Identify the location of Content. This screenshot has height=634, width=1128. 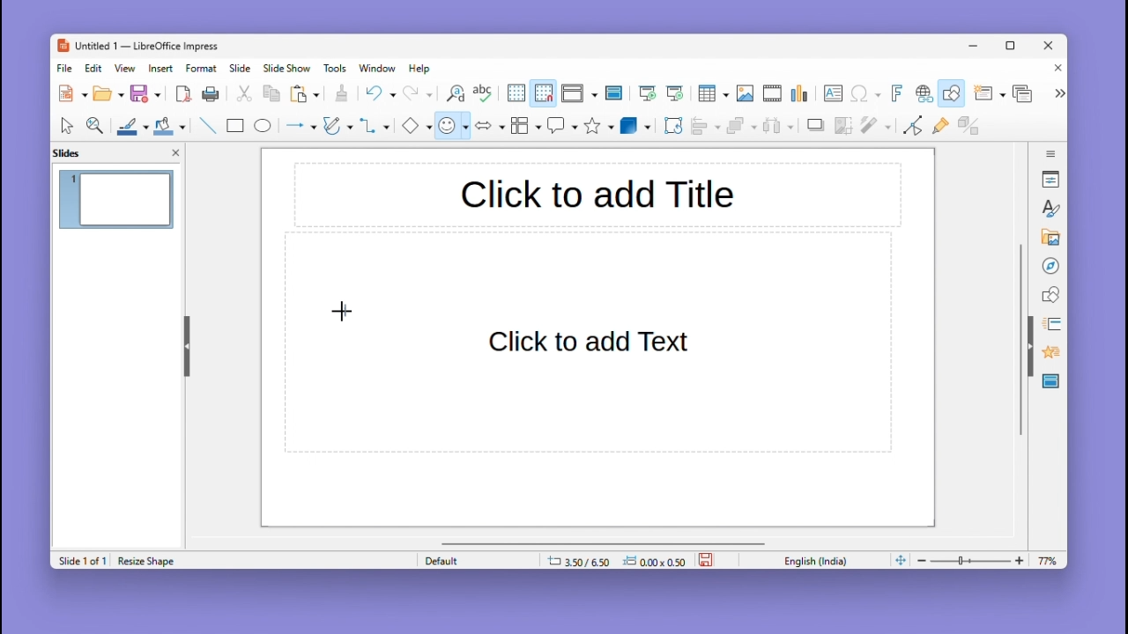
(592, 343).